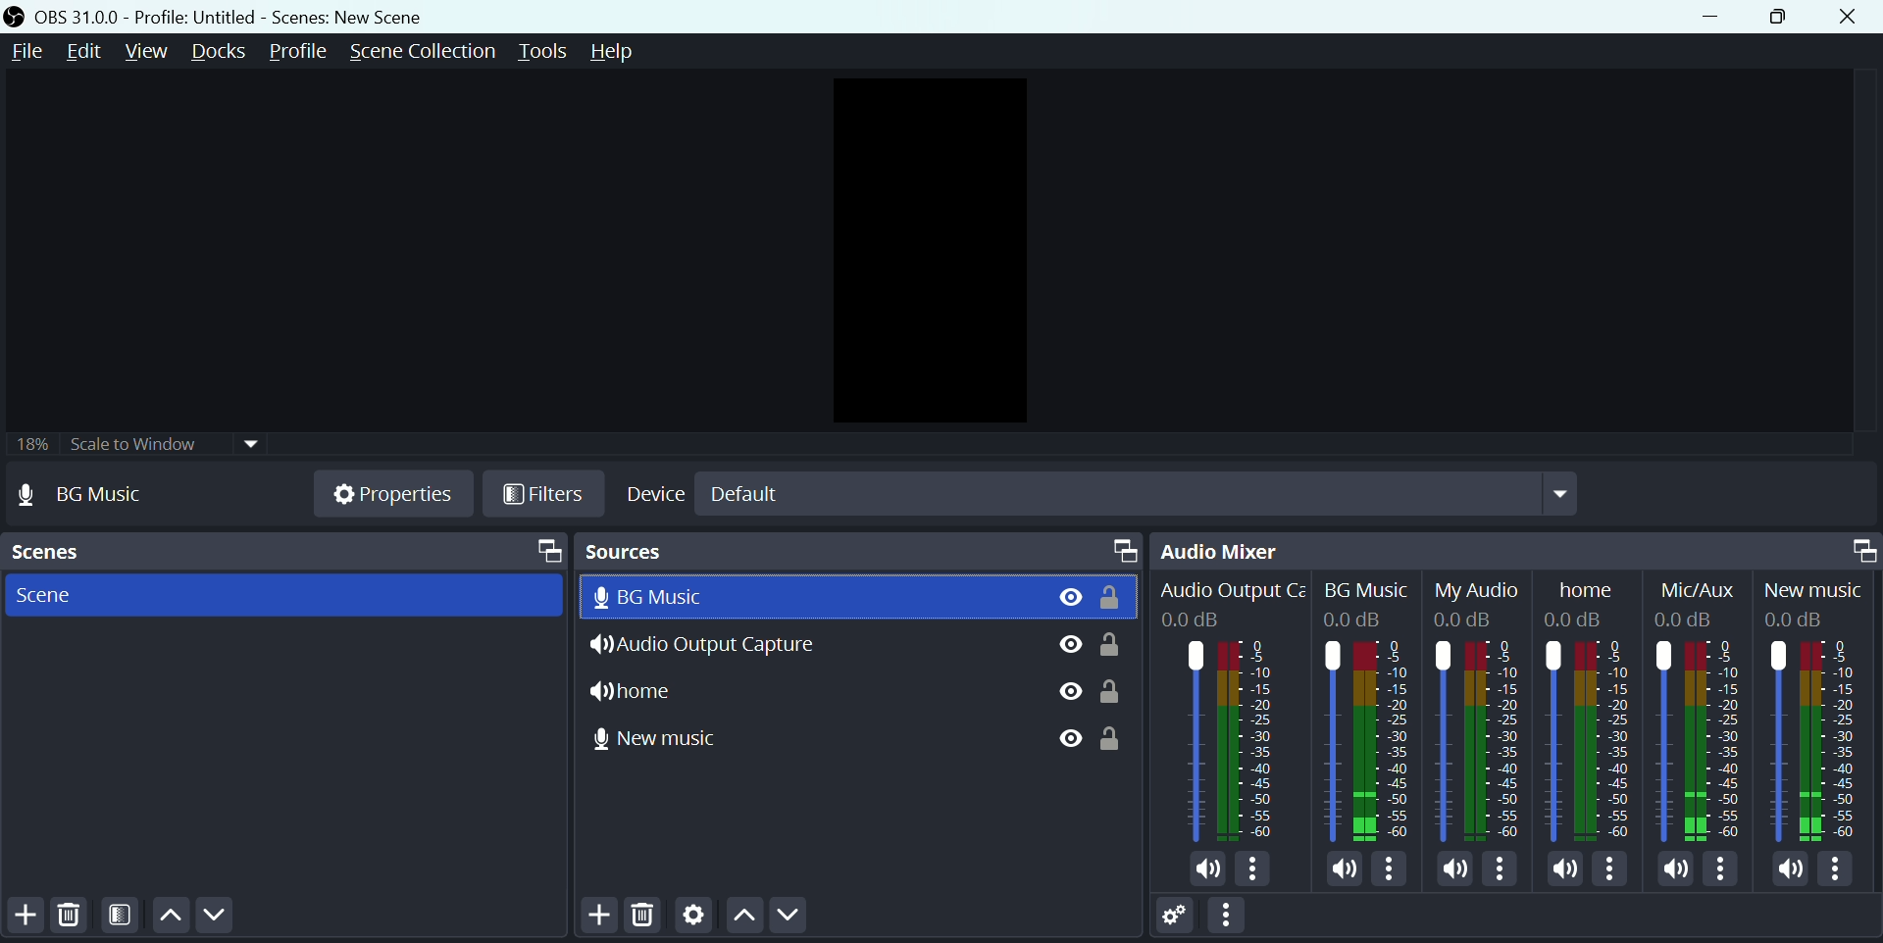 This screenshot has height=943, width=1883. Describe the element at coordinates (1342, 865) in the screenshot. I see `Mute/Unmutre` at that location.